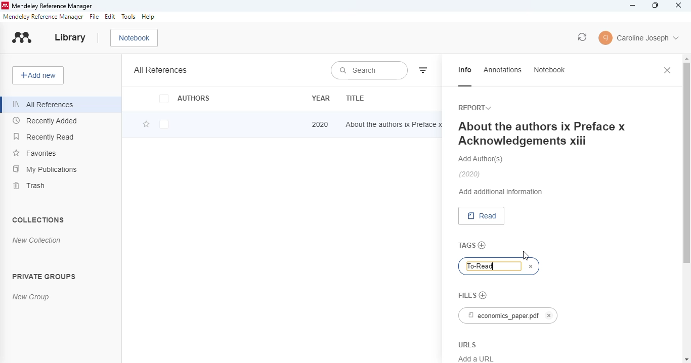 The image size is (691, 363). Describe the element at coordinates (526, 256) in the screenshot. I see `cursor` at that location.